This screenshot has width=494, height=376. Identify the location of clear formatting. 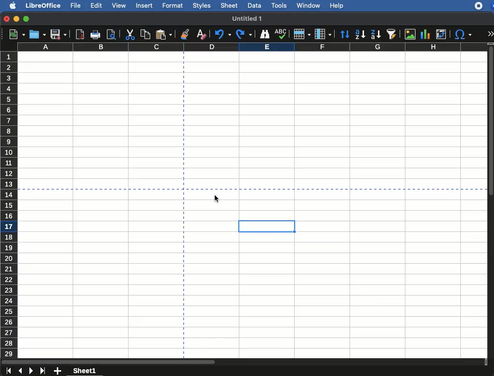
(201, 33).